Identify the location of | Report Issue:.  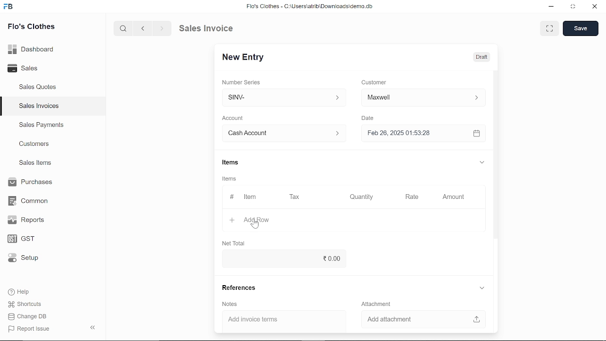
(30, 329).